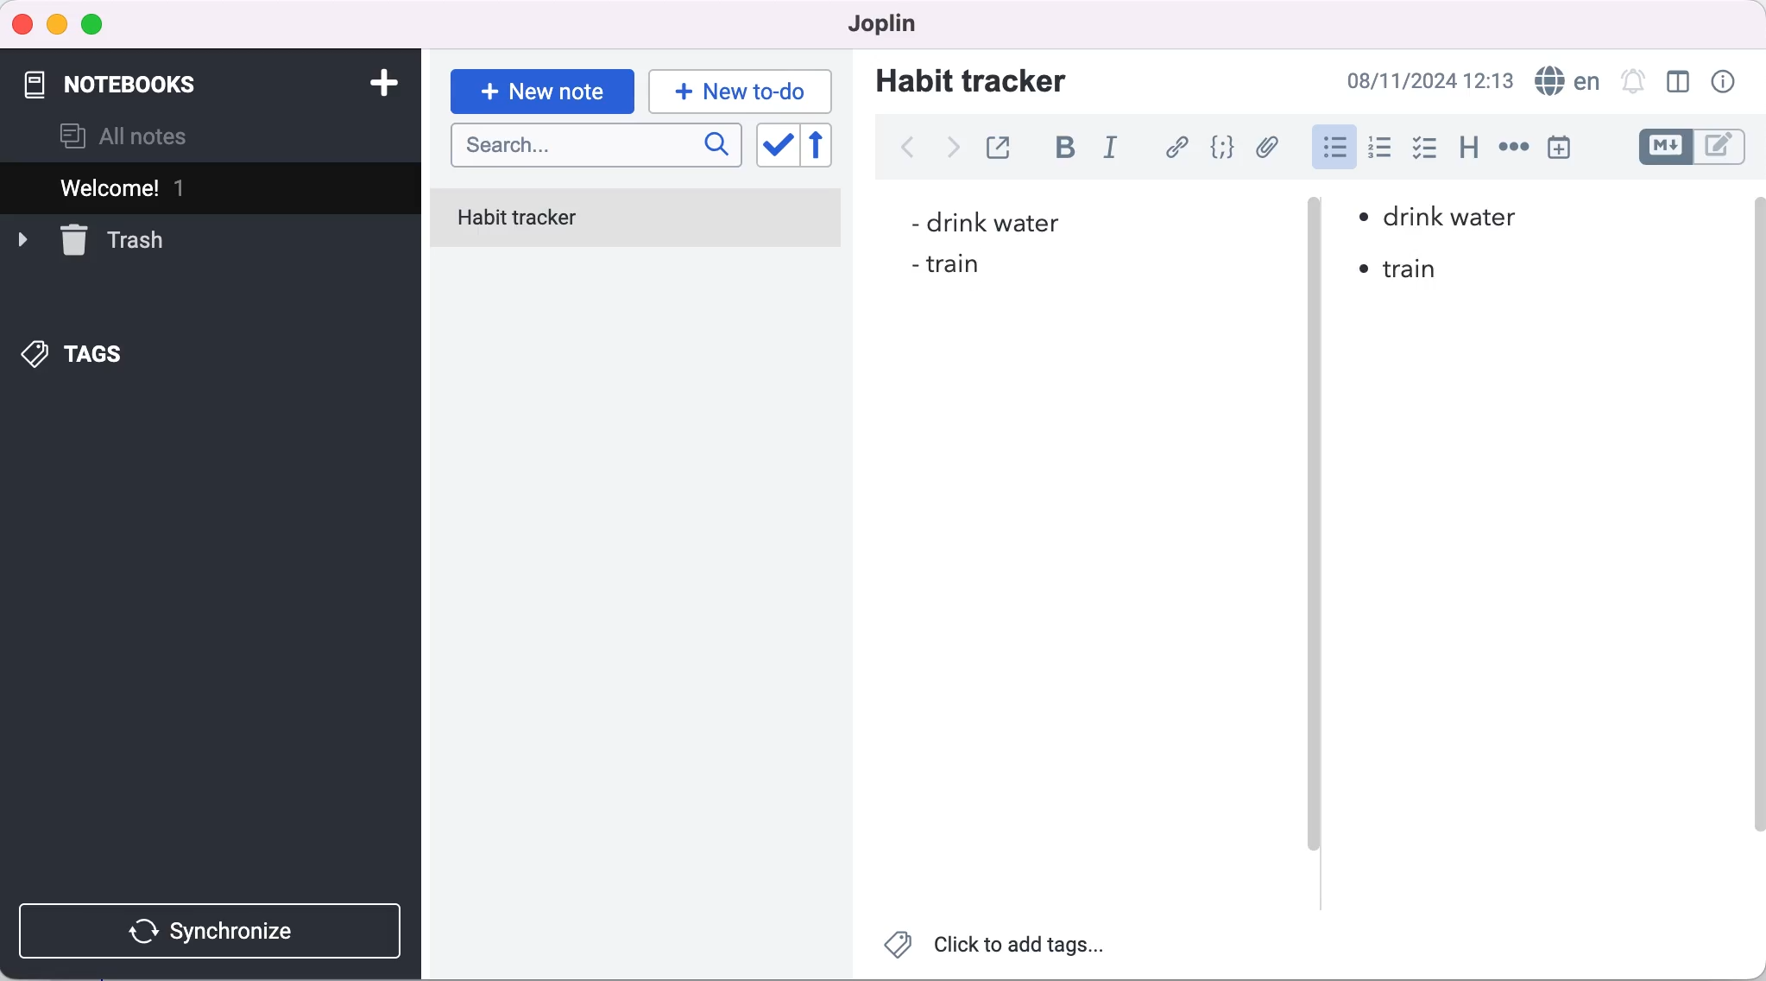 This screenshot has height=981, width=1766. What do you see at coordinates (214, 931) in the screenshot?
I see `synchronize` at bounding box center [214, 931].